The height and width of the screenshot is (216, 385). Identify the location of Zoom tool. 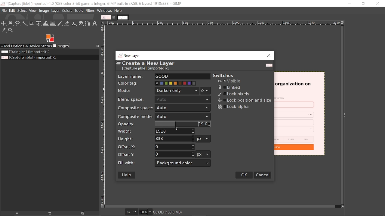
(11, 30).